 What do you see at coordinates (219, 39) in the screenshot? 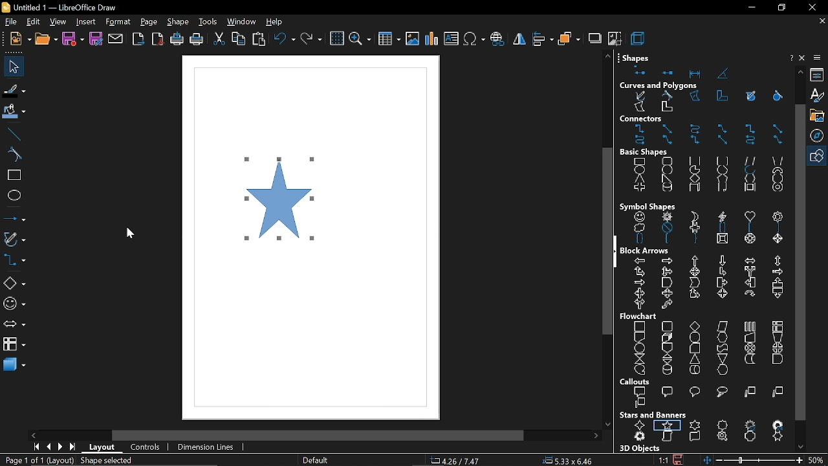
I see `cut ` at bounding box center [219, 39].